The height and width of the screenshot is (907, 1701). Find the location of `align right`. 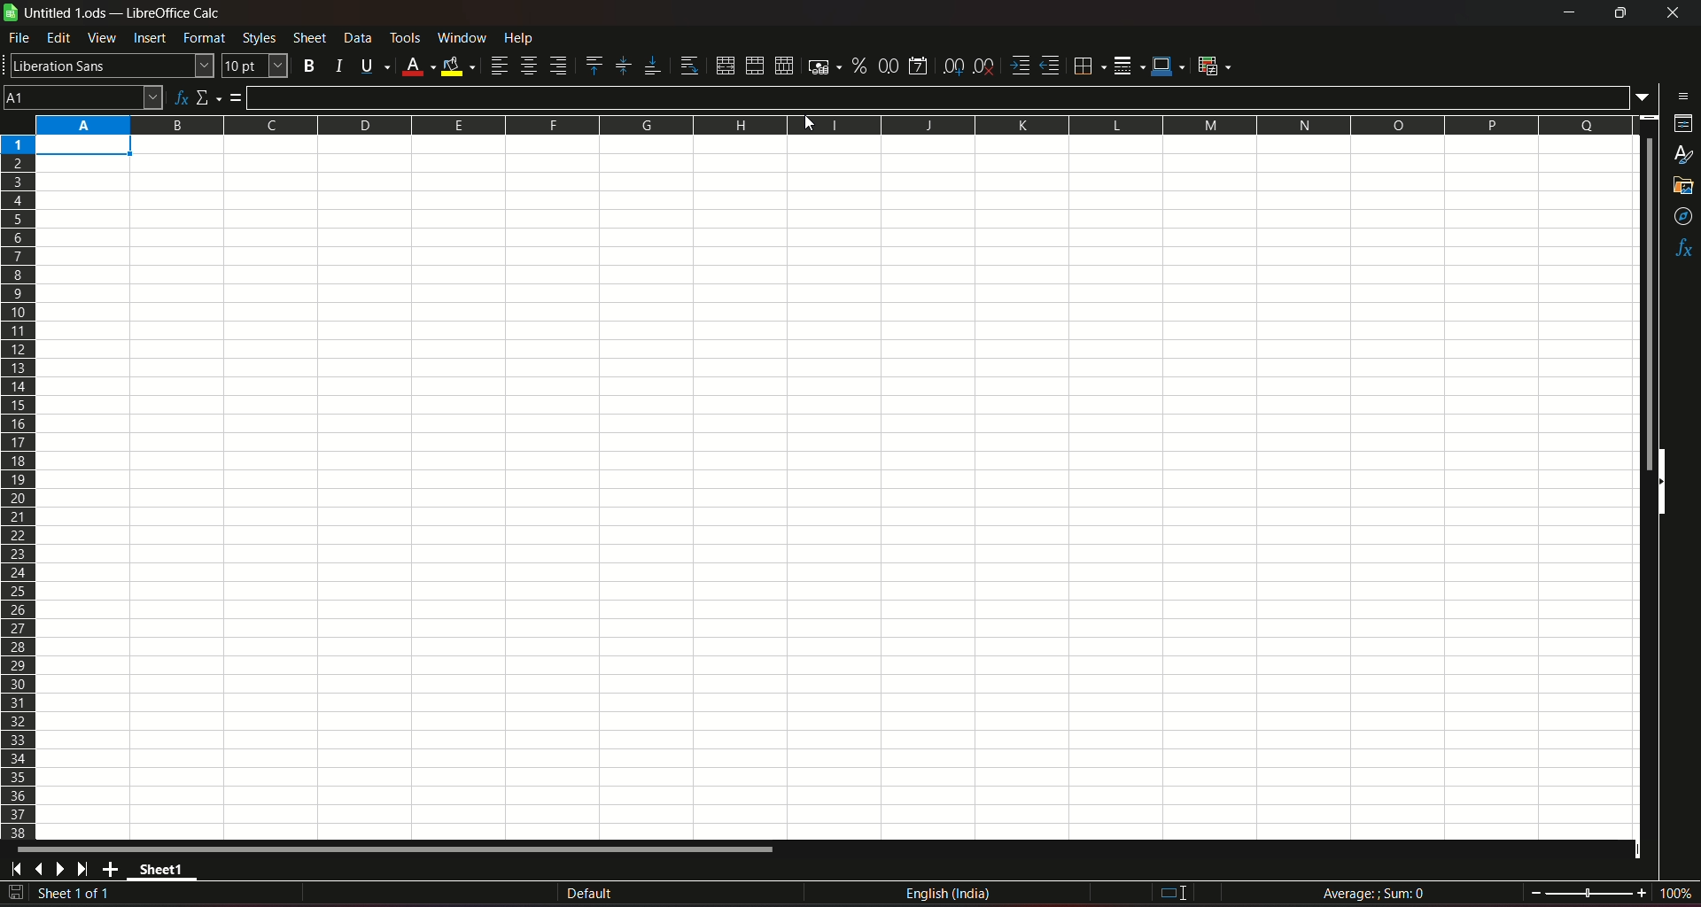

align right is located at coordinates (559, 66).